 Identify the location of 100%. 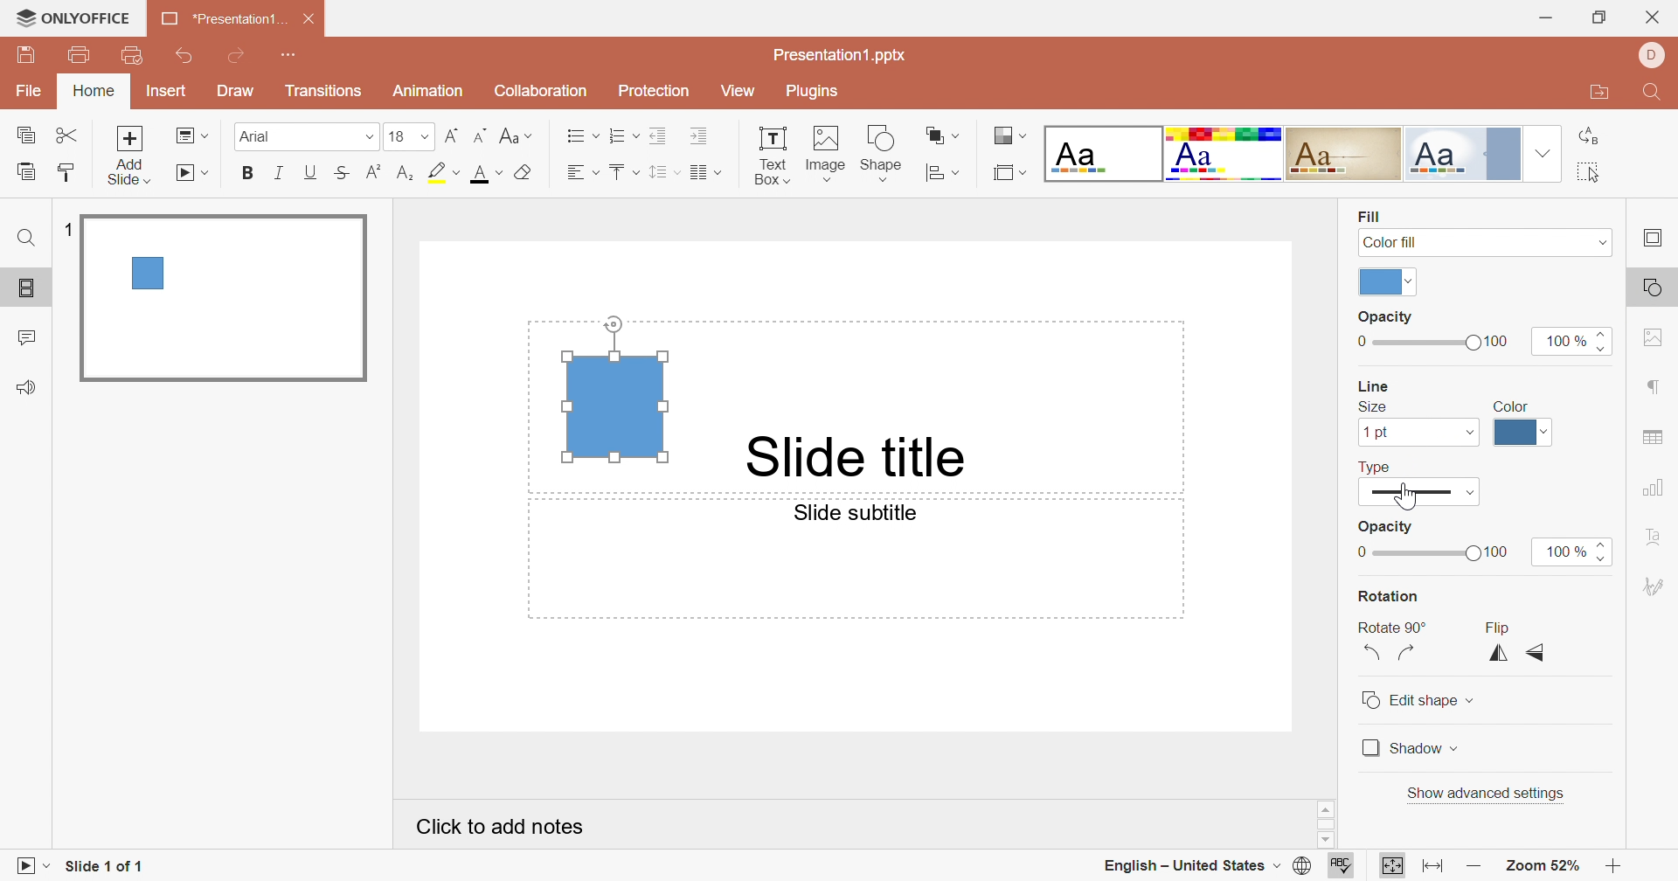
(1560, 551).